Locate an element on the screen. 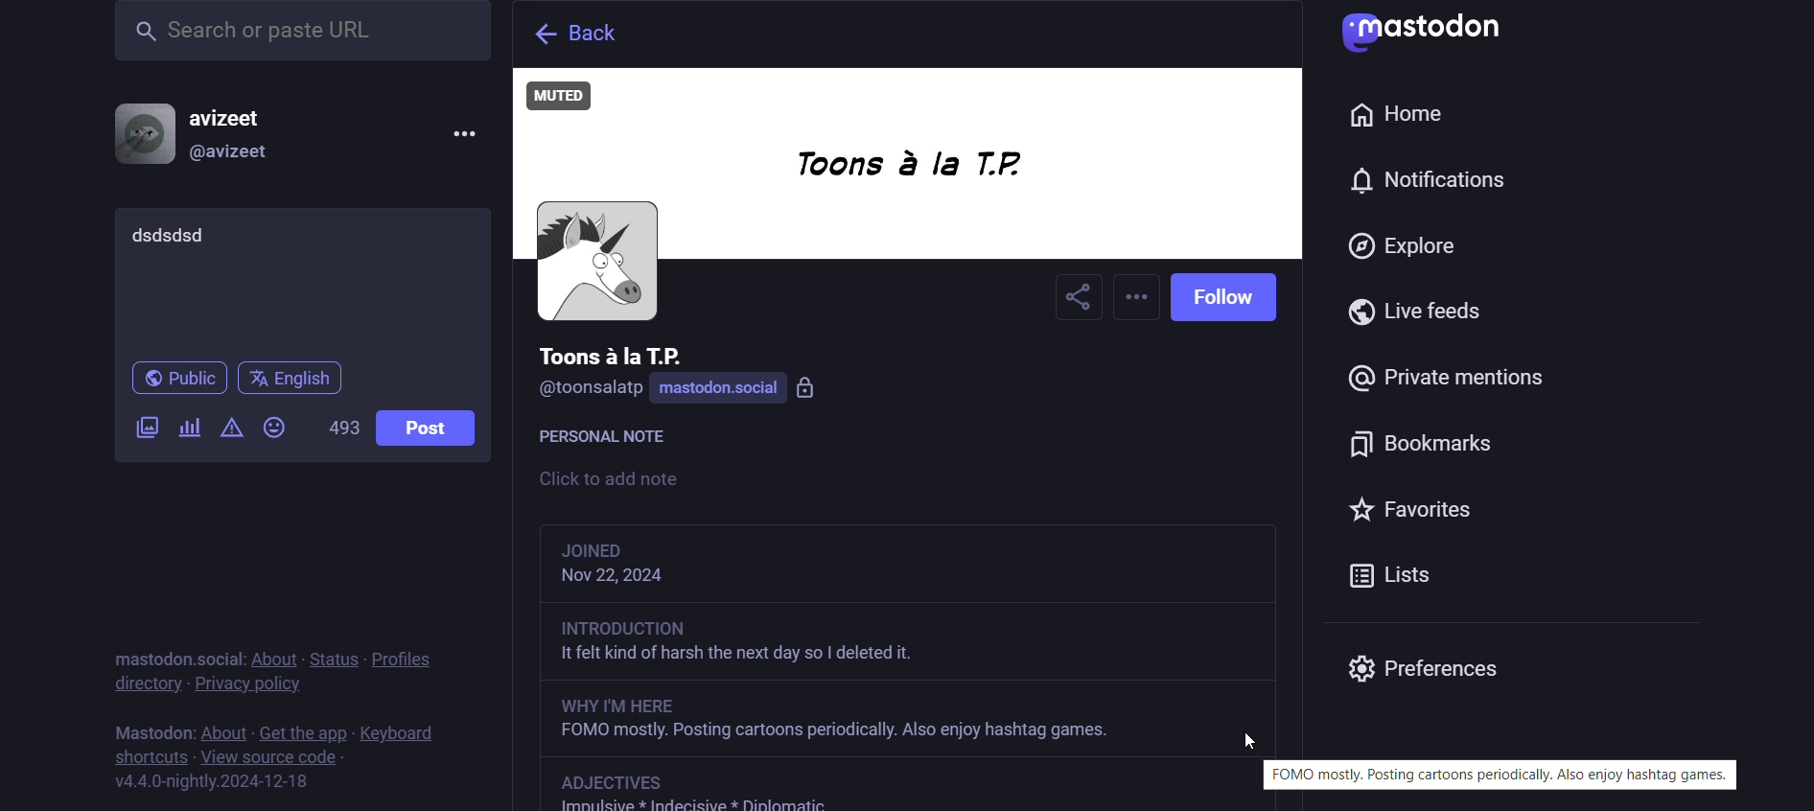 The image size is (1814, 811). menu is located at coordinates (1139, 299).